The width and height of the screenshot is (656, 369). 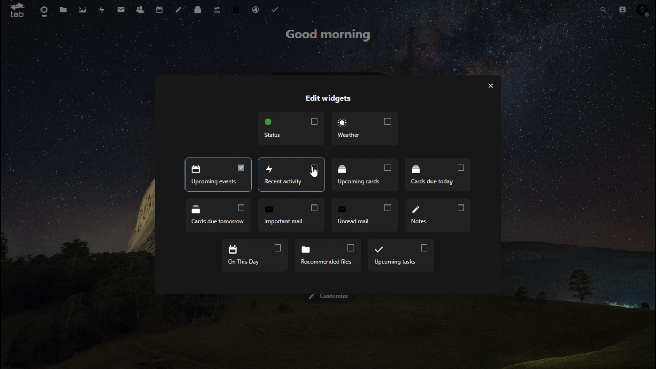 I want to click on Contacts, so click(x=142, y=8).